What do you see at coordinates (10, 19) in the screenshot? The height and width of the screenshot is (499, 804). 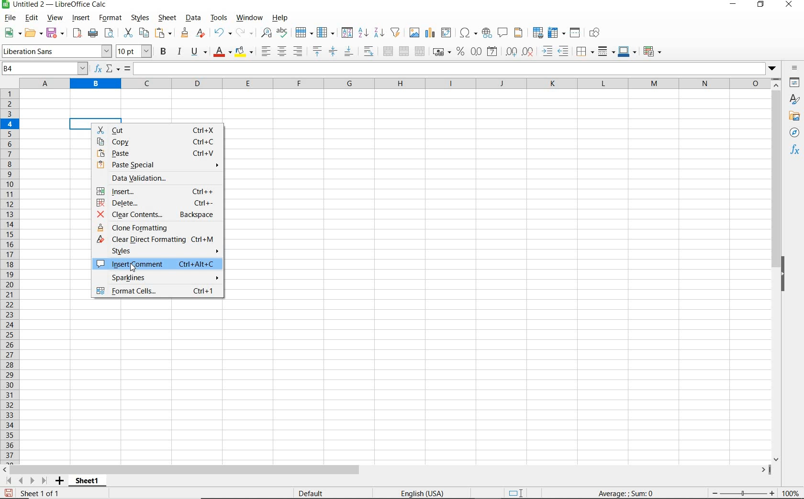 I see `file` at bounding box center [10, 19].